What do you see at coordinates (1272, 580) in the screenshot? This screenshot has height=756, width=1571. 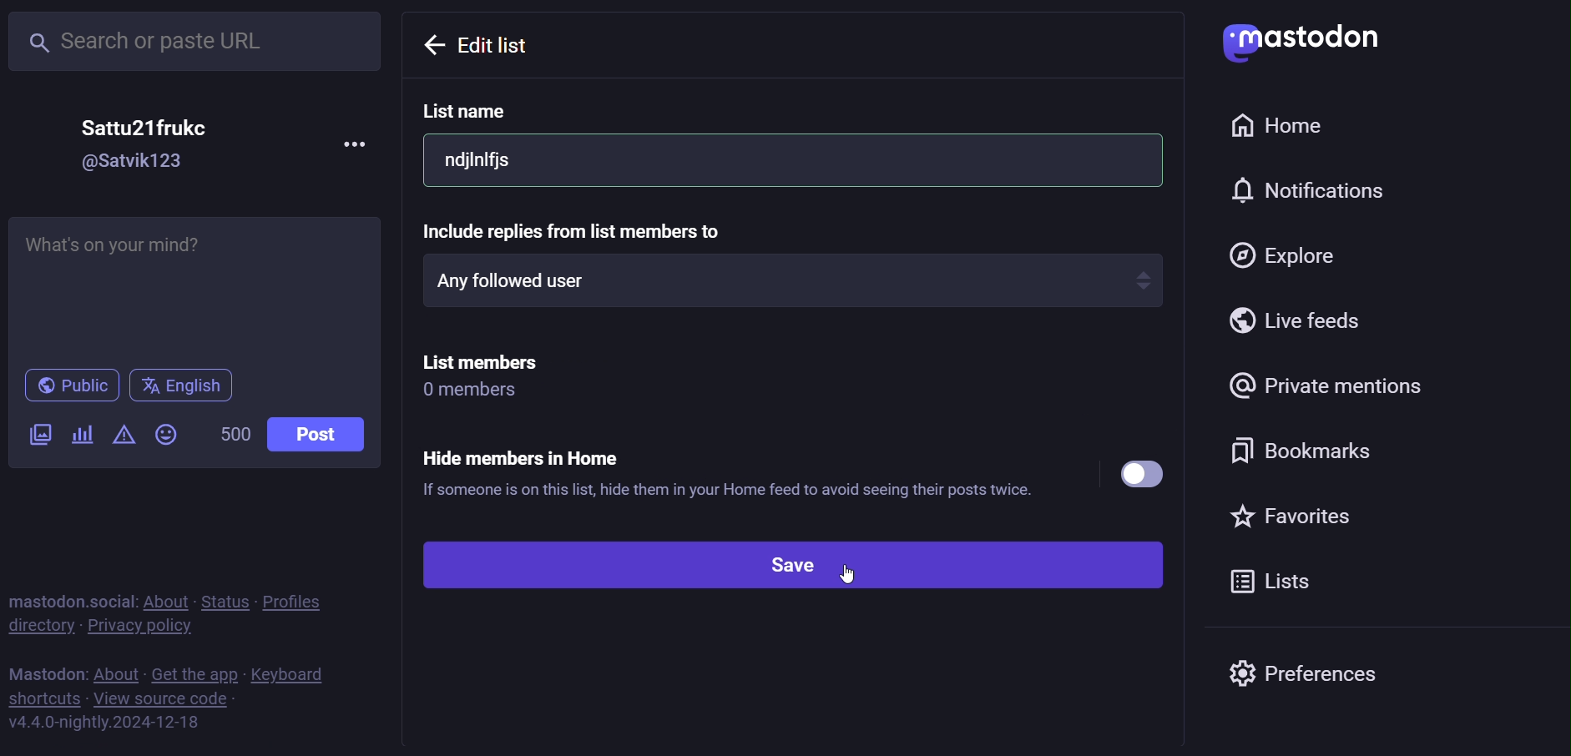 I see `list` at bounding box center [1272, 580].